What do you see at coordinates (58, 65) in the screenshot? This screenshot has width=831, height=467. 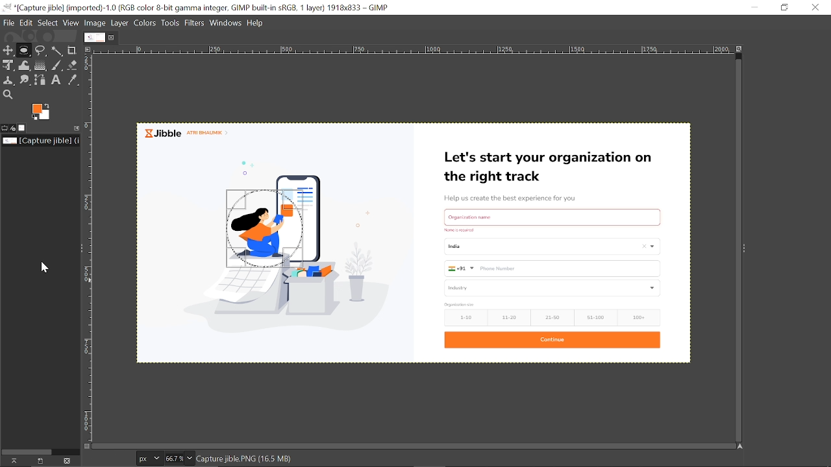 I see `Paintbrush tool` at bounding box center [58, 65].